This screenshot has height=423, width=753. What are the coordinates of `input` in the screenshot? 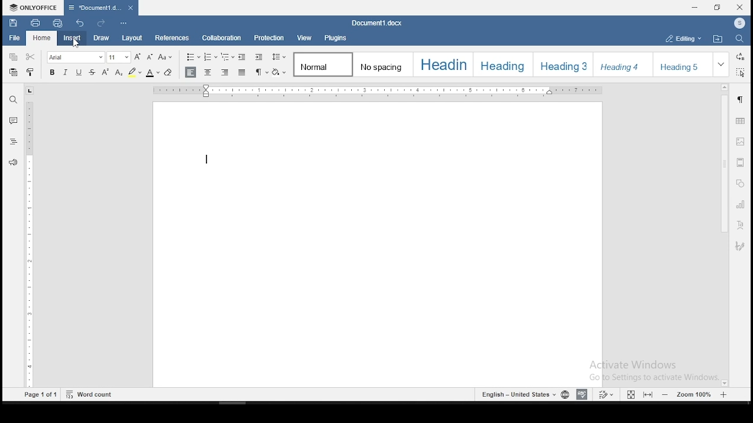 It's located at (72, 38).